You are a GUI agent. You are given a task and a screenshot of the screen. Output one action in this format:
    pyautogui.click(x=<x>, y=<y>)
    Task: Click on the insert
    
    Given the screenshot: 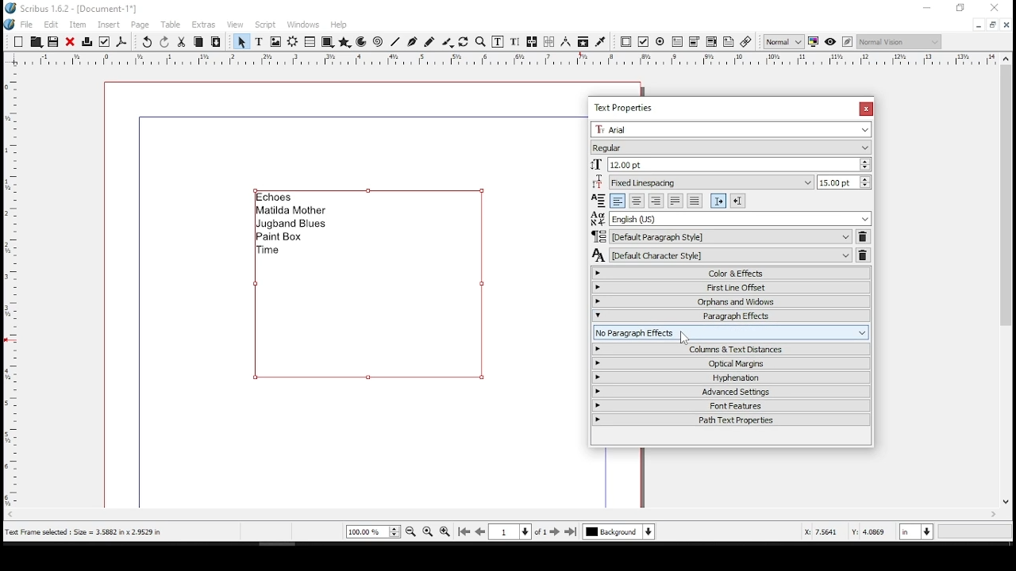 What is the action you would take?
    pyautogui.click(x=110, y=24)
    